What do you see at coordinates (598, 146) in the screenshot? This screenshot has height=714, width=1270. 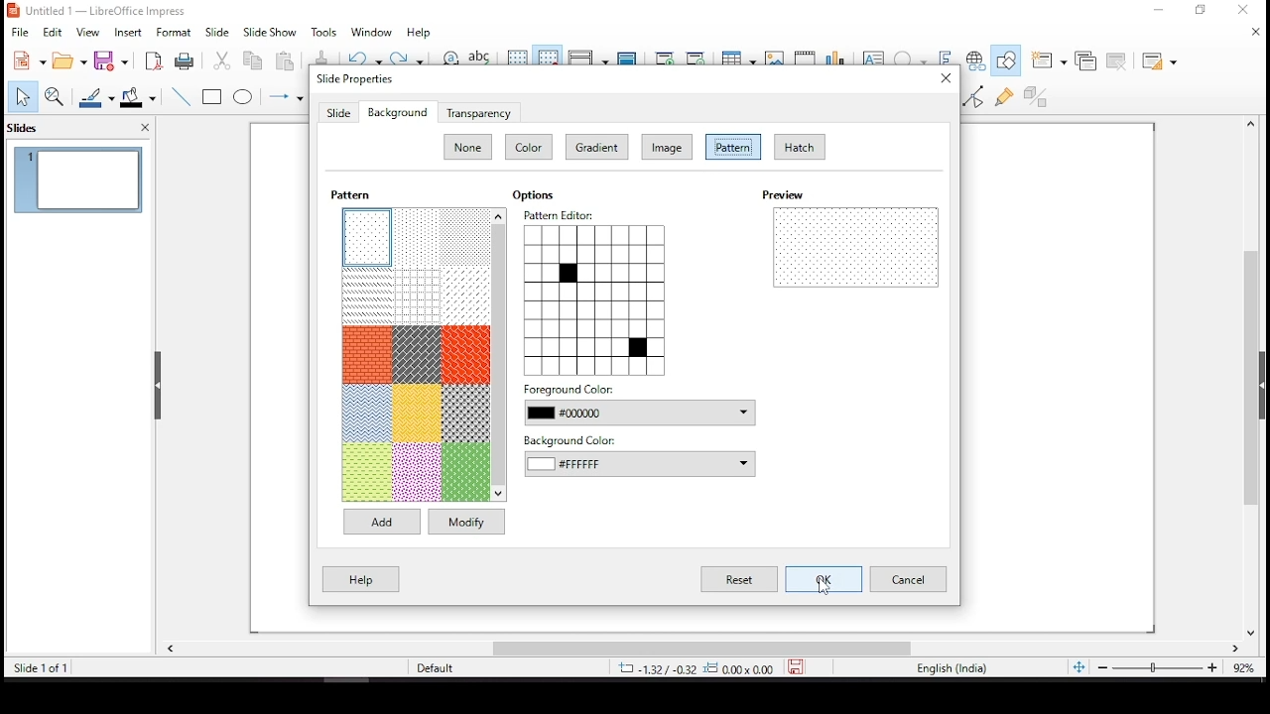 I see `gradient` at bounding box center [598, 146].